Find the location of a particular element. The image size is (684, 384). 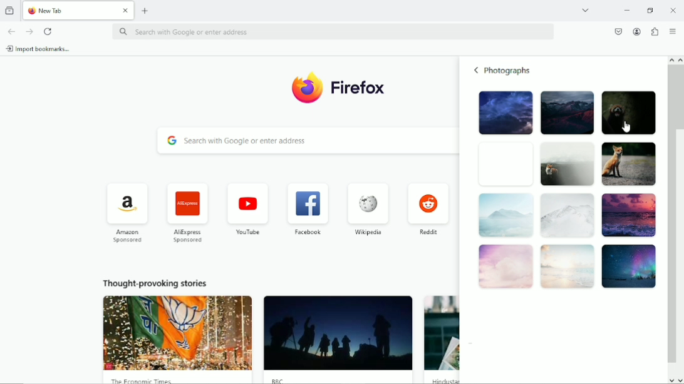

Reload current page is located at coordinates (48, 31).